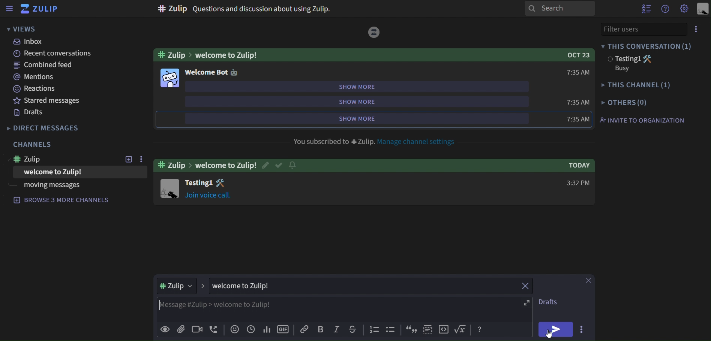 The width and height of the screenshot is (711, 341). What do you see at coordinates (428, 329) in the screenshot?
I see `icon` at bounding box center [428, 329].